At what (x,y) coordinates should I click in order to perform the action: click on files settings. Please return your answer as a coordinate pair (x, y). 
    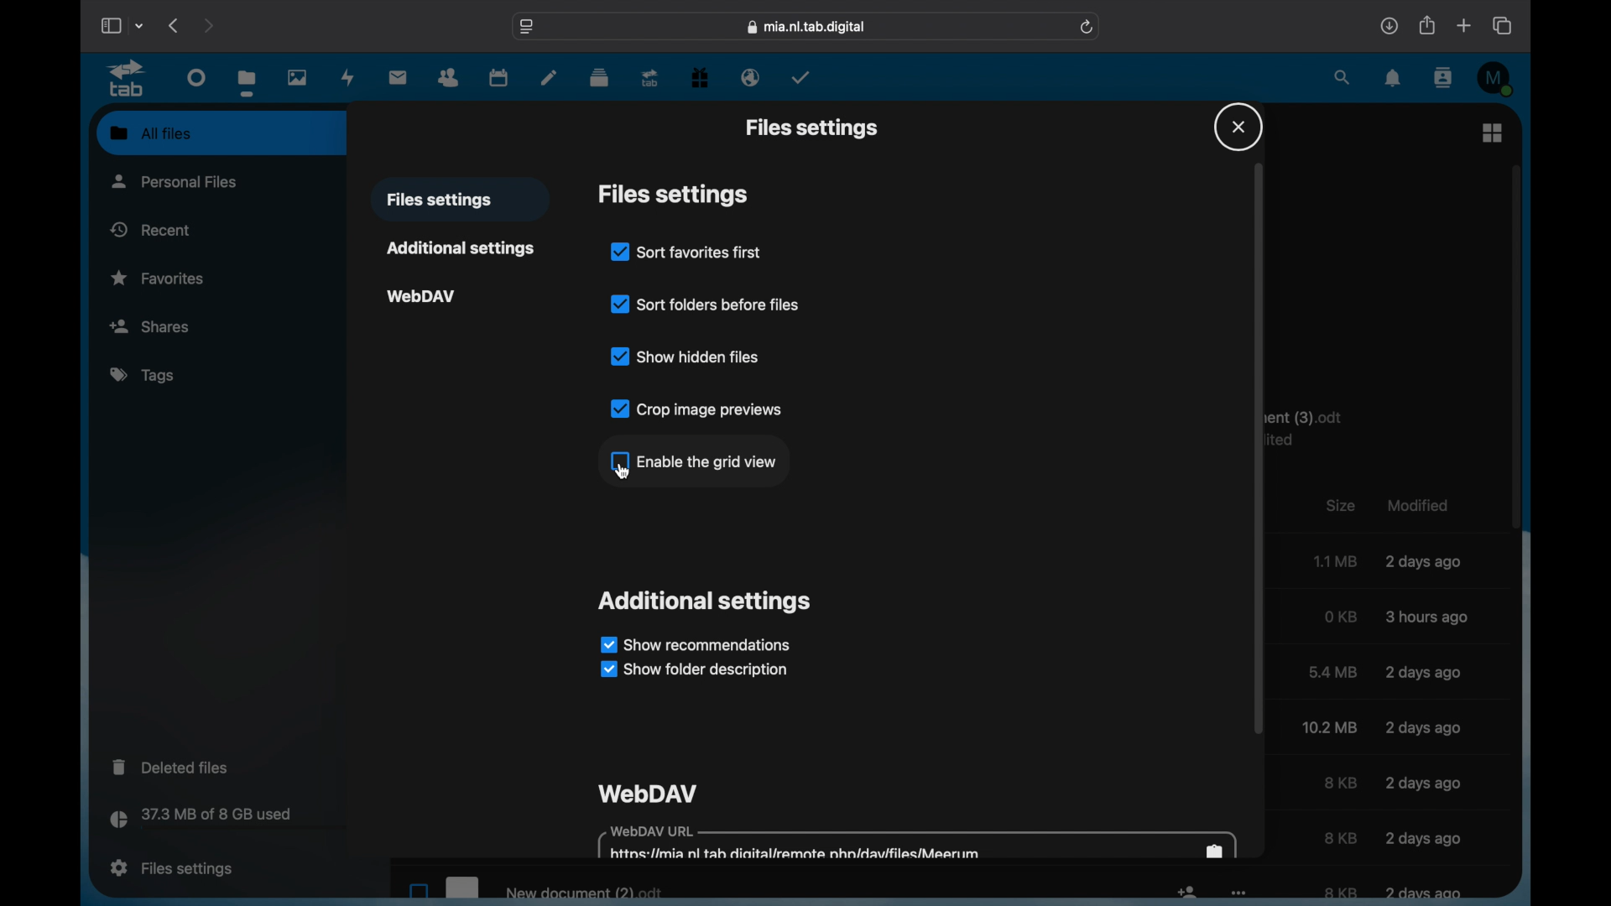
    Looking at the image, I should click on (673, 195).